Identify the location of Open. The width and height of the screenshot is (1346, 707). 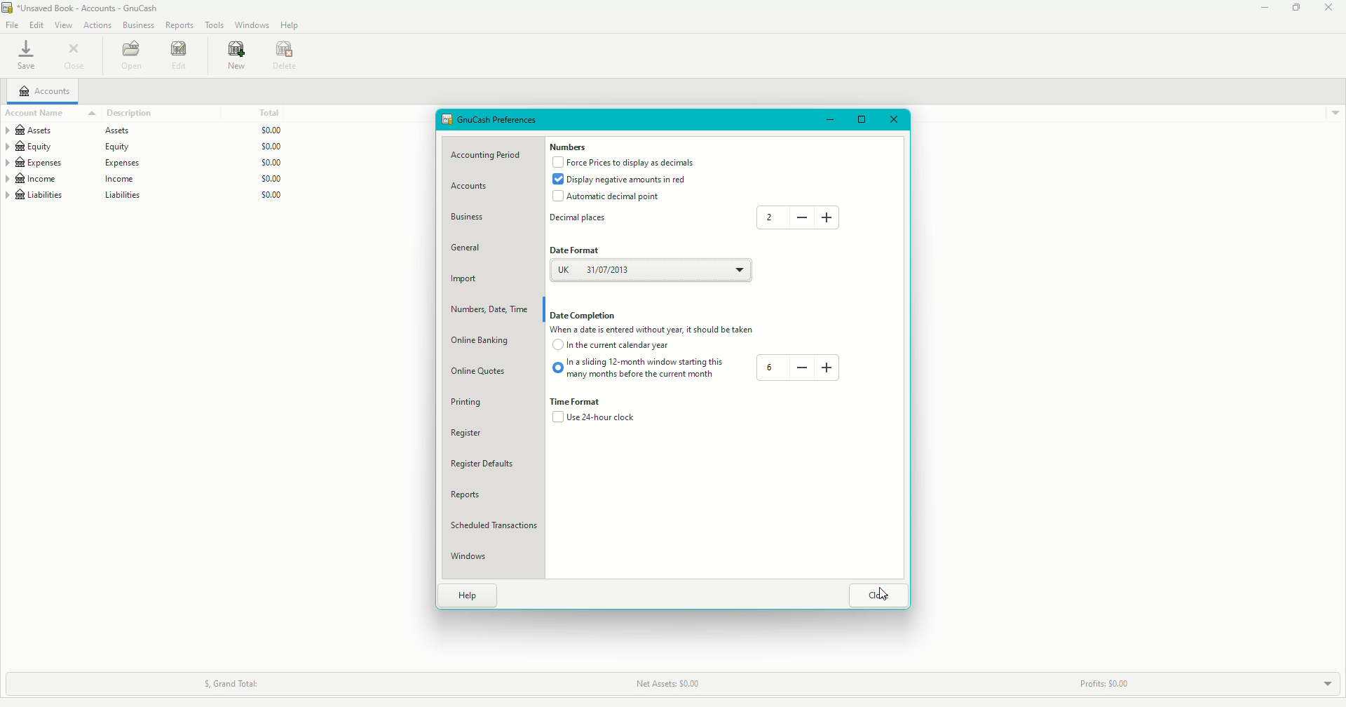
(132, 55).